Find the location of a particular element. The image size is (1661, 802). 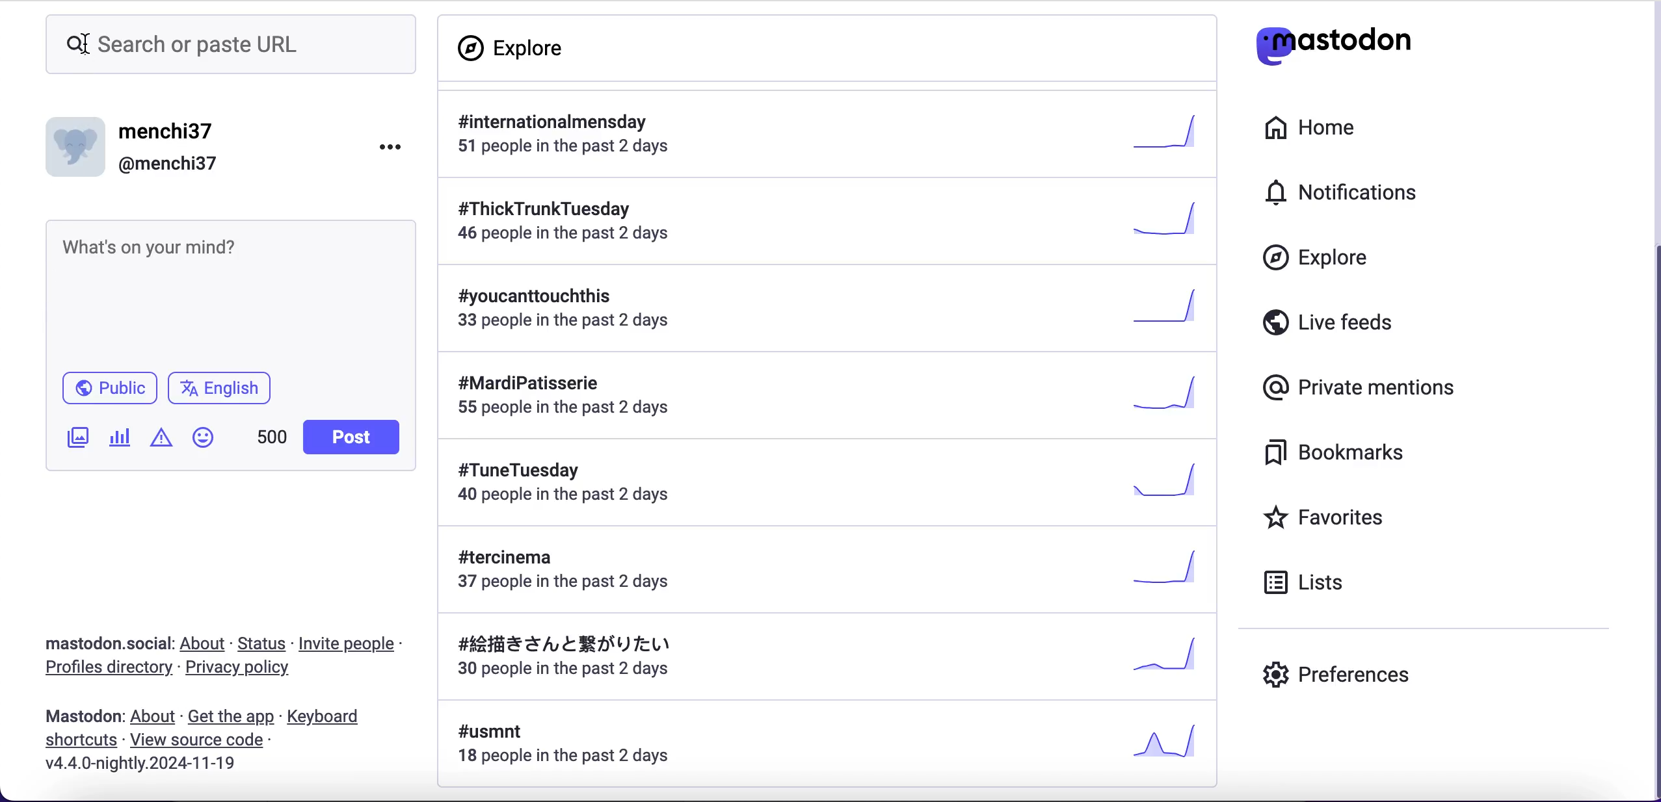

user is located at coordinates (135, 145).